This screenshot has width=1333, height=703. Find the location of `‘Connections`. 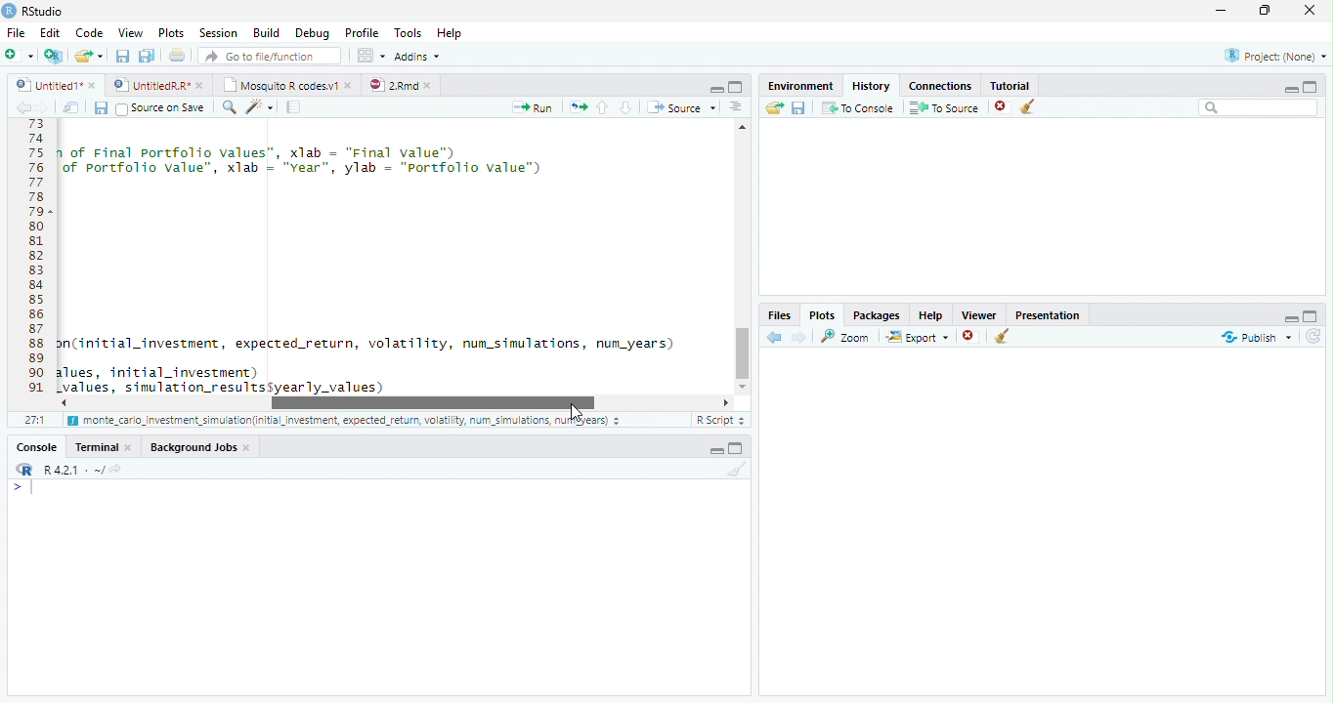

‘Connections is located at coordinates (937, 84).